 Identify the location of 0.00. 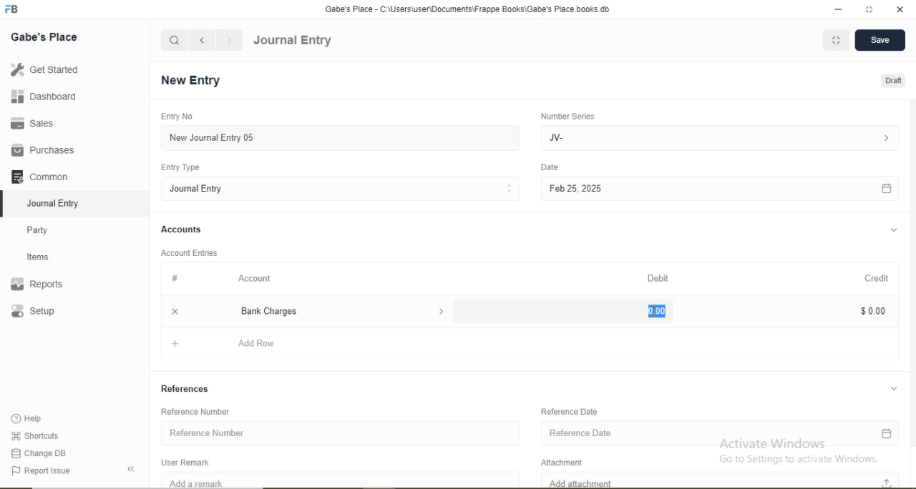
(651, 310).